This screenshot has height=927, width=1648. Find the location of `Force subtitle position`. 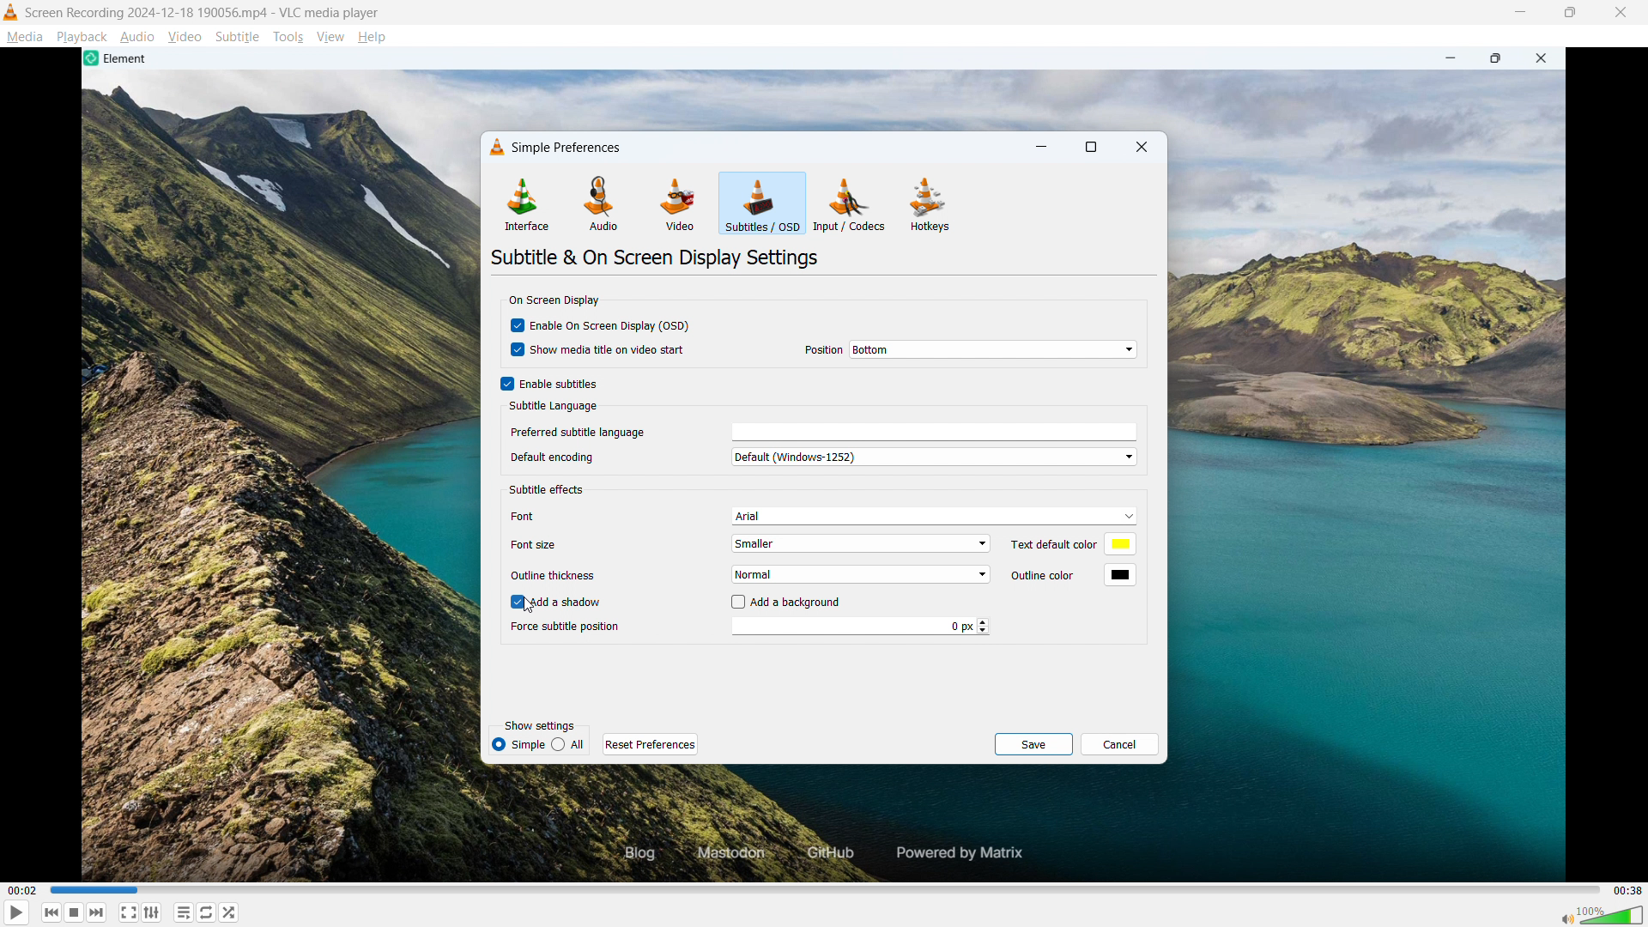

Force subtitle position is located at coordinates (568, 627).